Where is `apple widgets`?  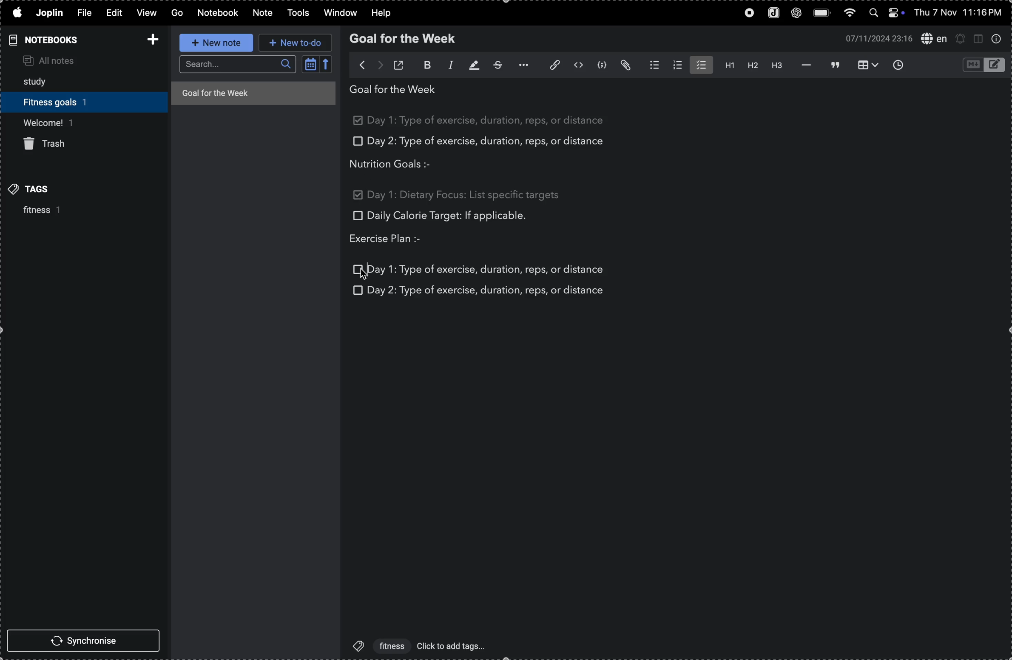
apple widgets is located at coordinates (889, 13).